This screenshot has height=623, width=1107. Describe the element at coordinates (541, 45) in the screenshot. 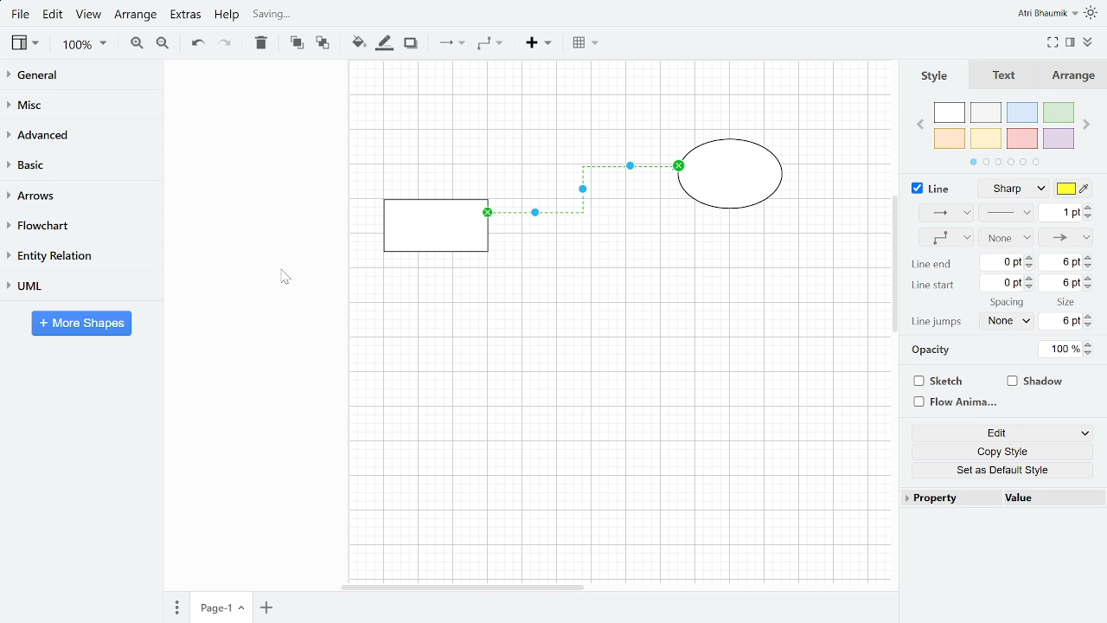

I see `Insert` at that location.